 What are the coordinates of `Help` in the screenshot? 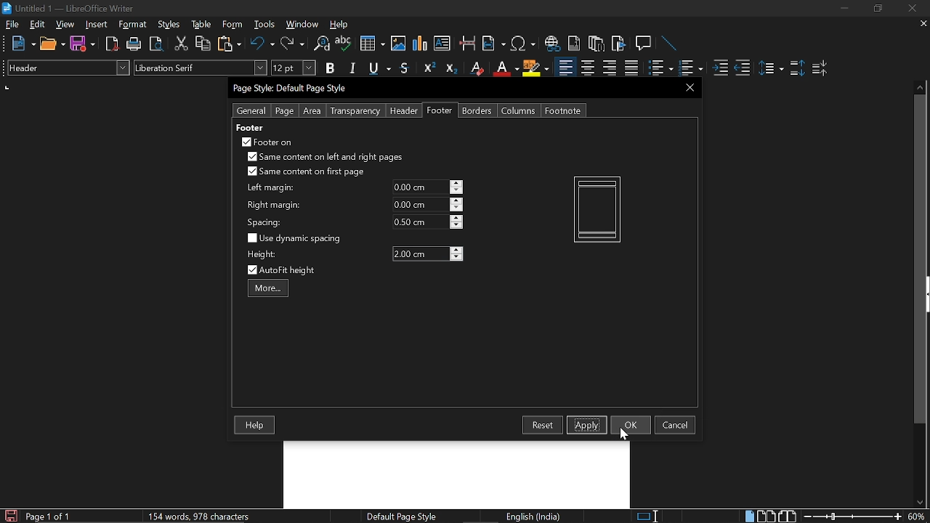 It's located at (256, 426).